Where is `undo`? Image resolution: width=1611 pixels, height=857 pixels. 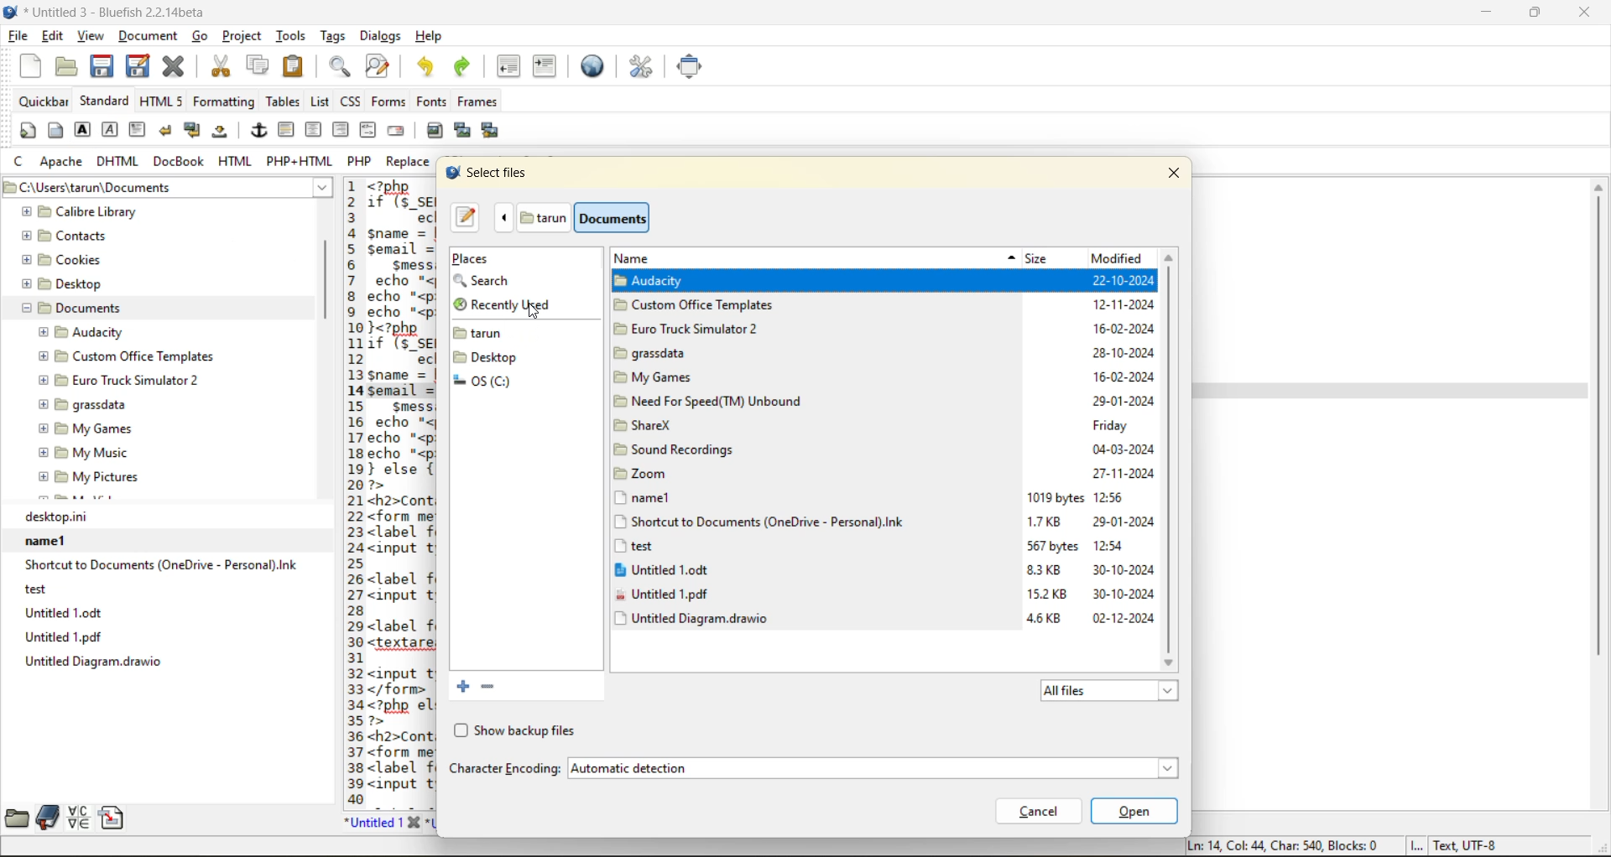 undo is located at coordinates (424, 66).